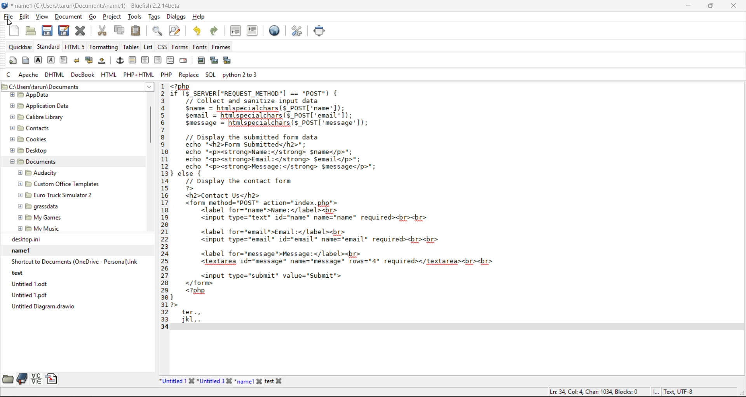  What do you see at coordinates (25, 17) in the screenshot?
I see `edit` at bounding box center [25, 17].